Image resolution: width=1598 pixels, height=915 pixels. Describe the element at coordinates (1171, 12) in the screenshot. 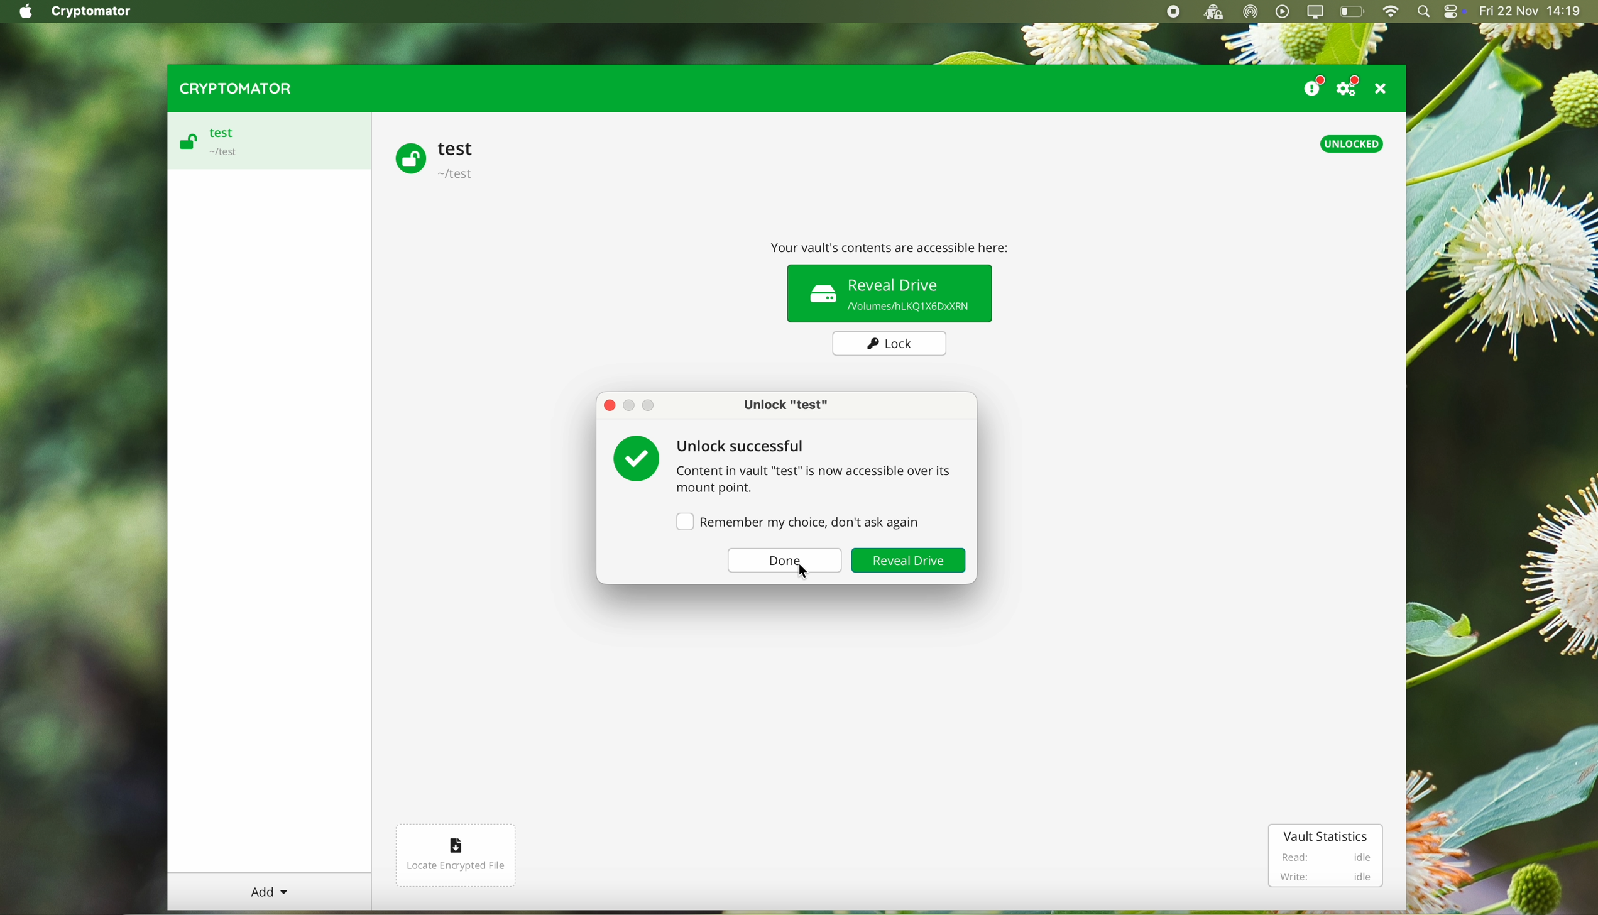

I see `stop recording` at that location.